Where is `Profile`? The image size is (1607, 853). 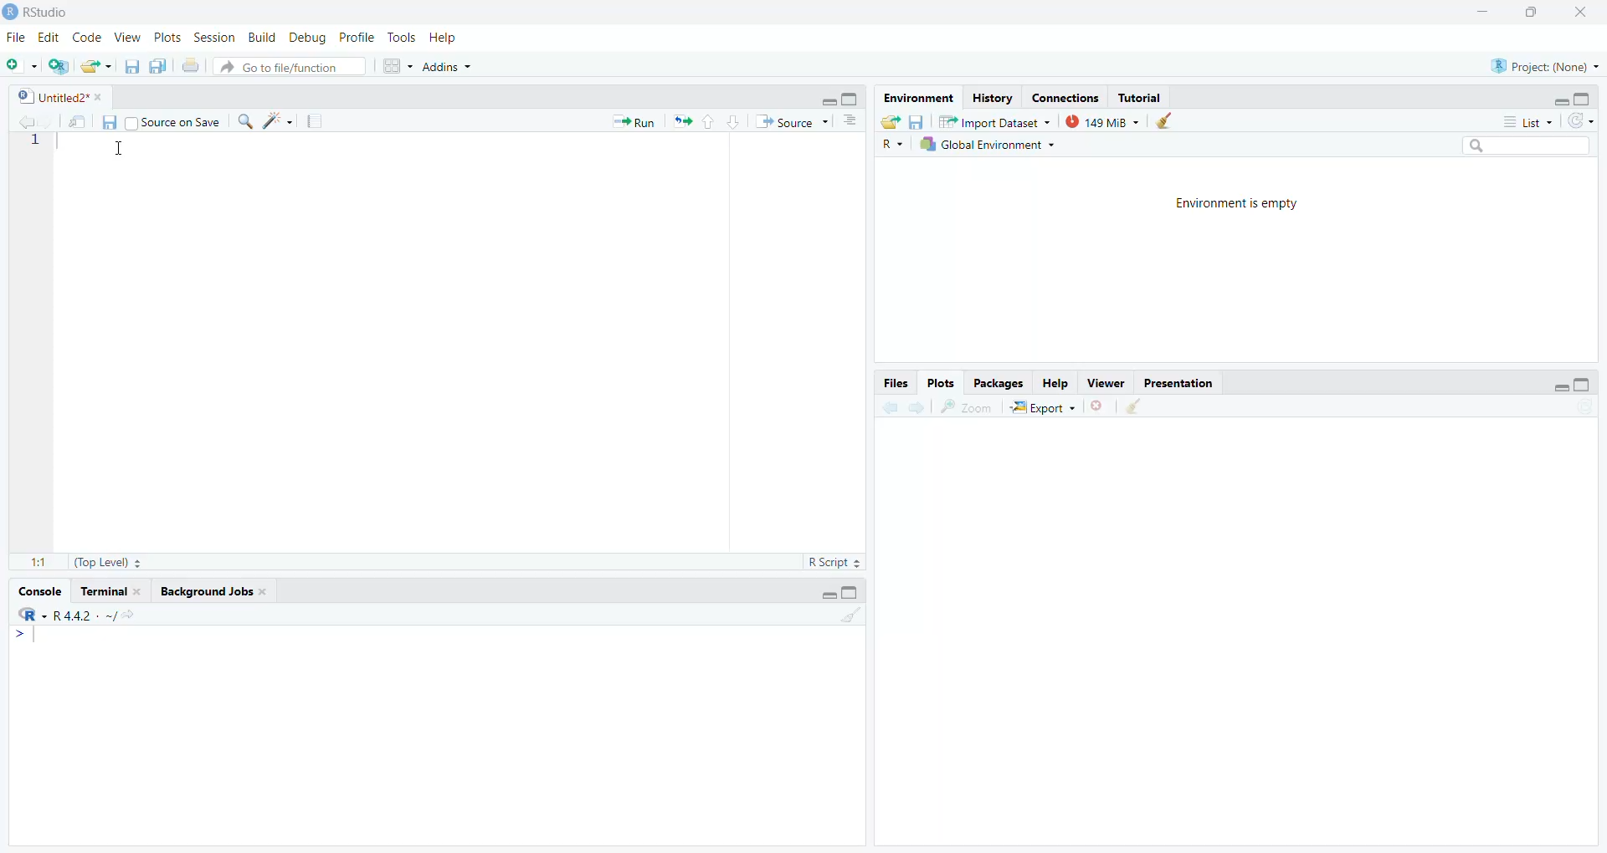 Profile is located at coordinates (355, 35).